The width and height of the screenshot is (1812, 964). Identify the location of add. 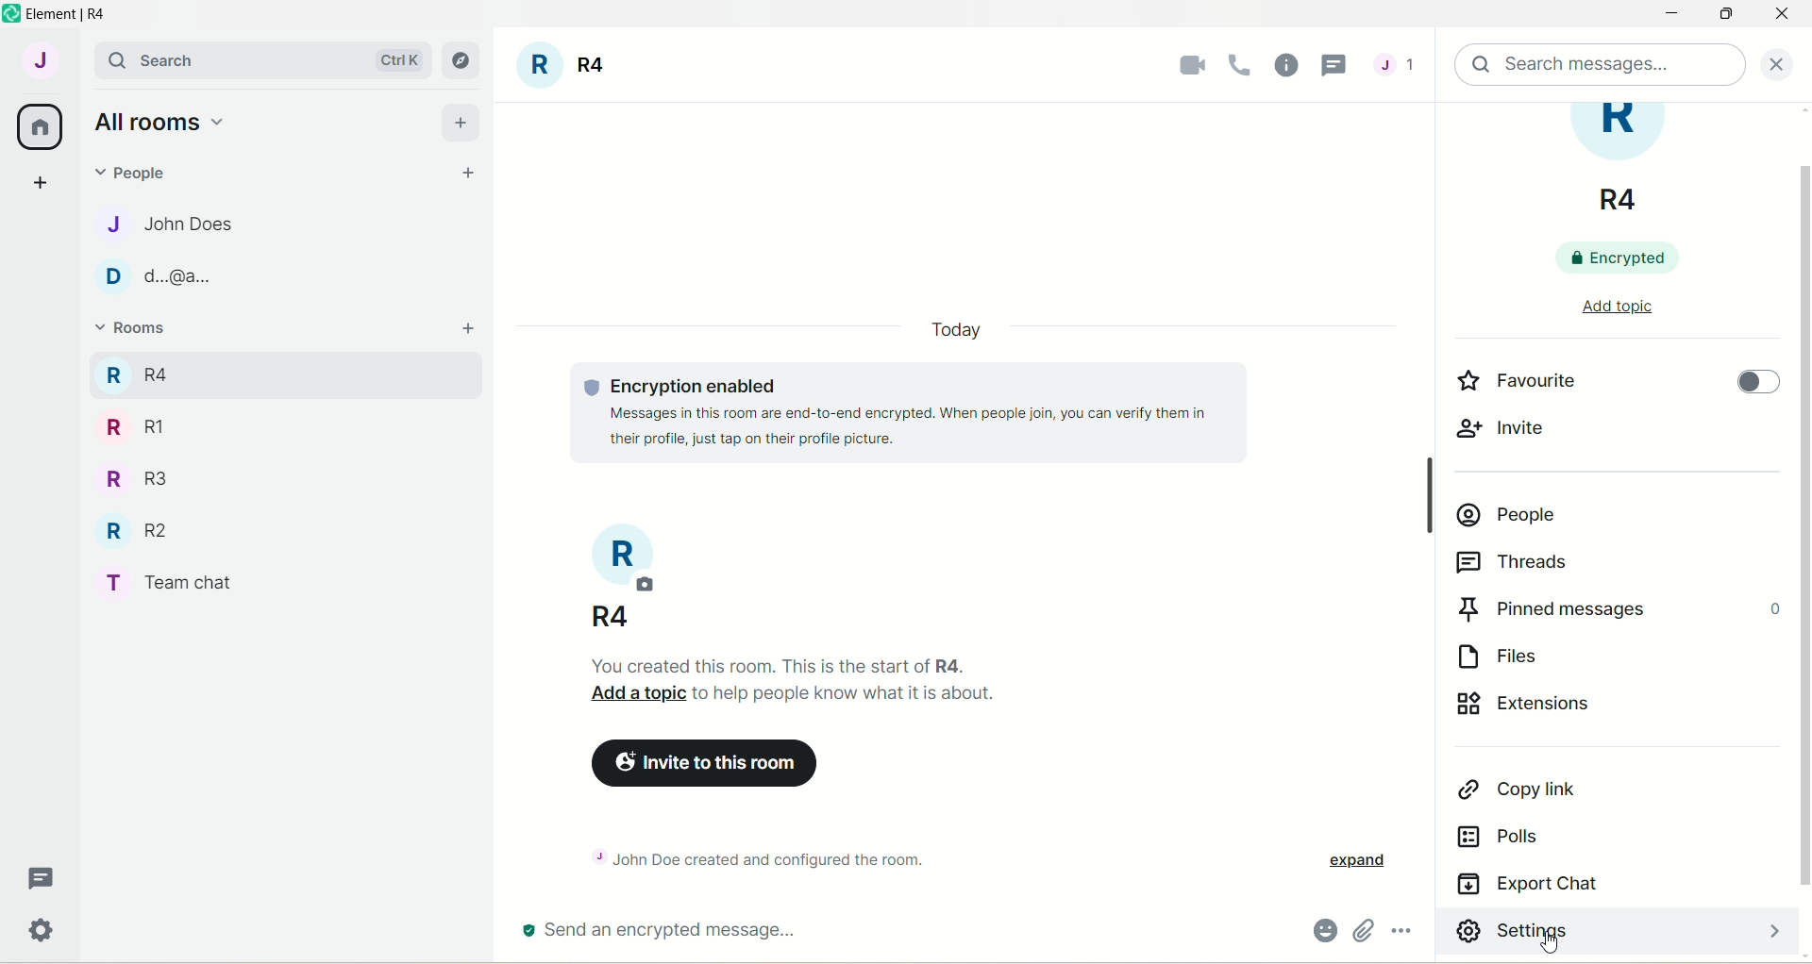
(461, 120).